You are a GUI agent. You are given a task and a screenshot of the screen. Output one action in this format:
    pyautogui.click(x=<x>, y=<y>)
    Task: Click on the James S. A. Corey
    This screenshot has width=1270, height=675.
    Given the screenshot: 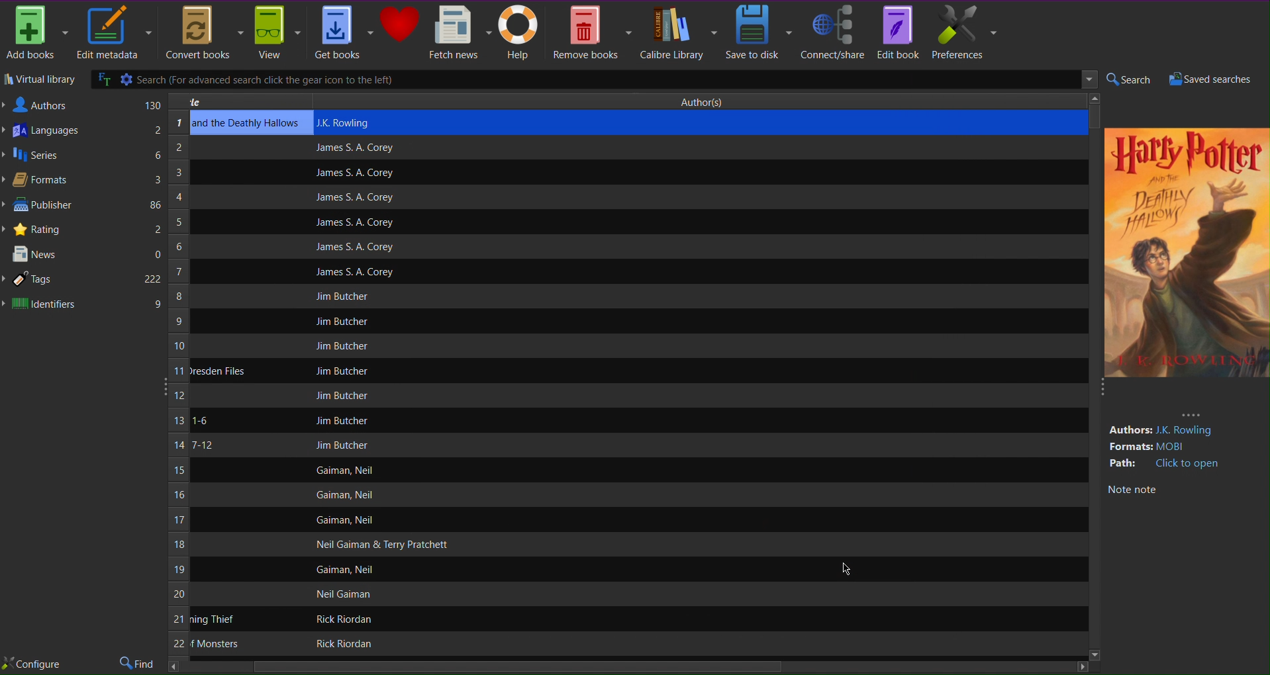 What is the action you would take?
    pyautogui.click(x=353, y=173)
    